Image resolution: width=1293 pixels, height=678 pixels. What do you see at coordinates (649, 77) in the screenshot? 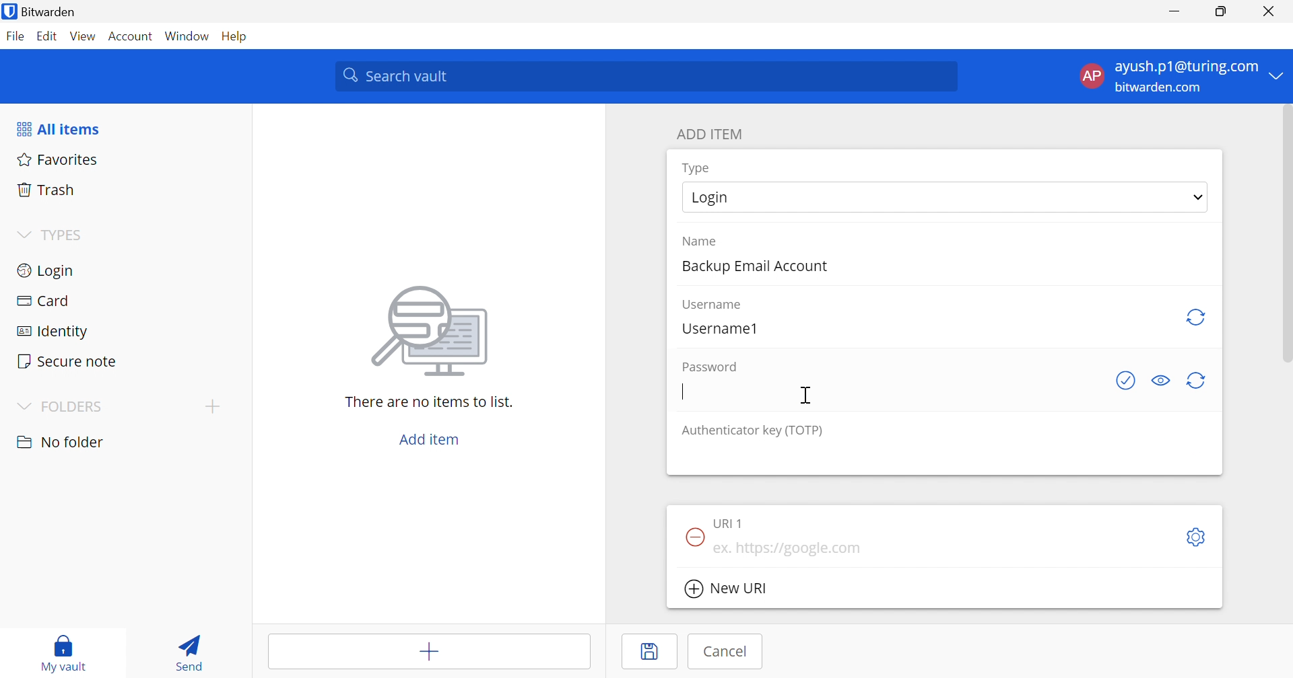
I see `Search vault` at bounding box center [649, 77].